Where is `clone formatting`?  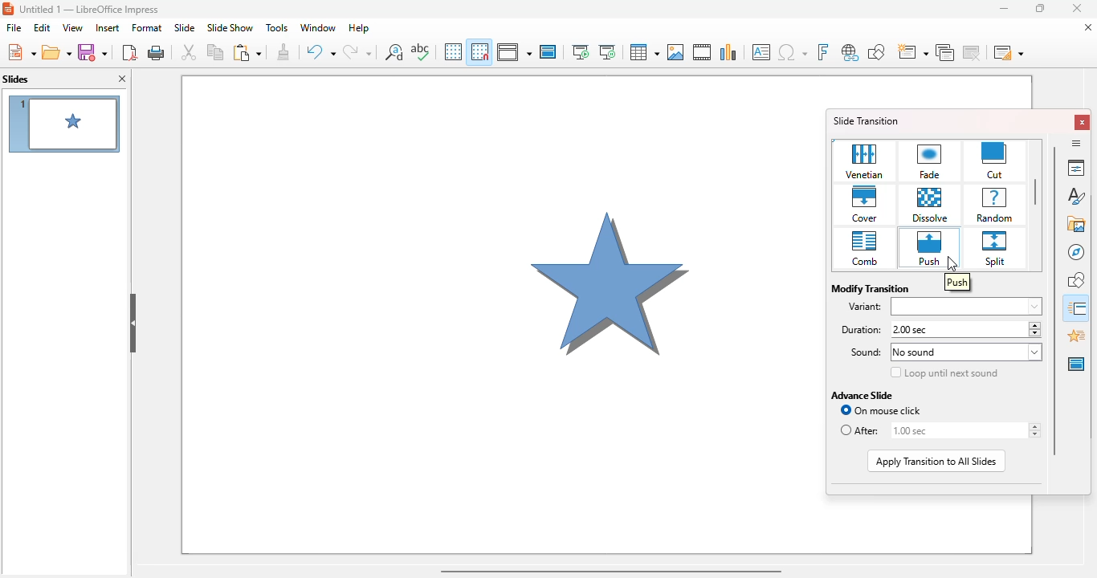
clone formatting is located at coordinates (284, 51).